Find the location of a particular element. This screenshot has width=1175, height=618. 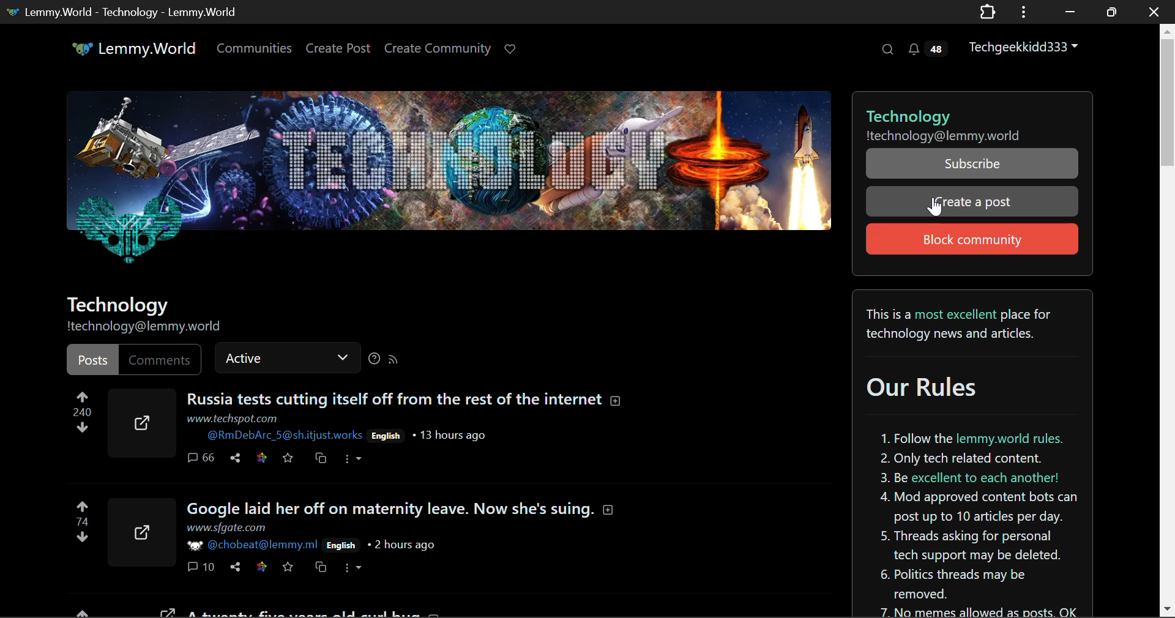

Active is located at coordinates (286, 359).